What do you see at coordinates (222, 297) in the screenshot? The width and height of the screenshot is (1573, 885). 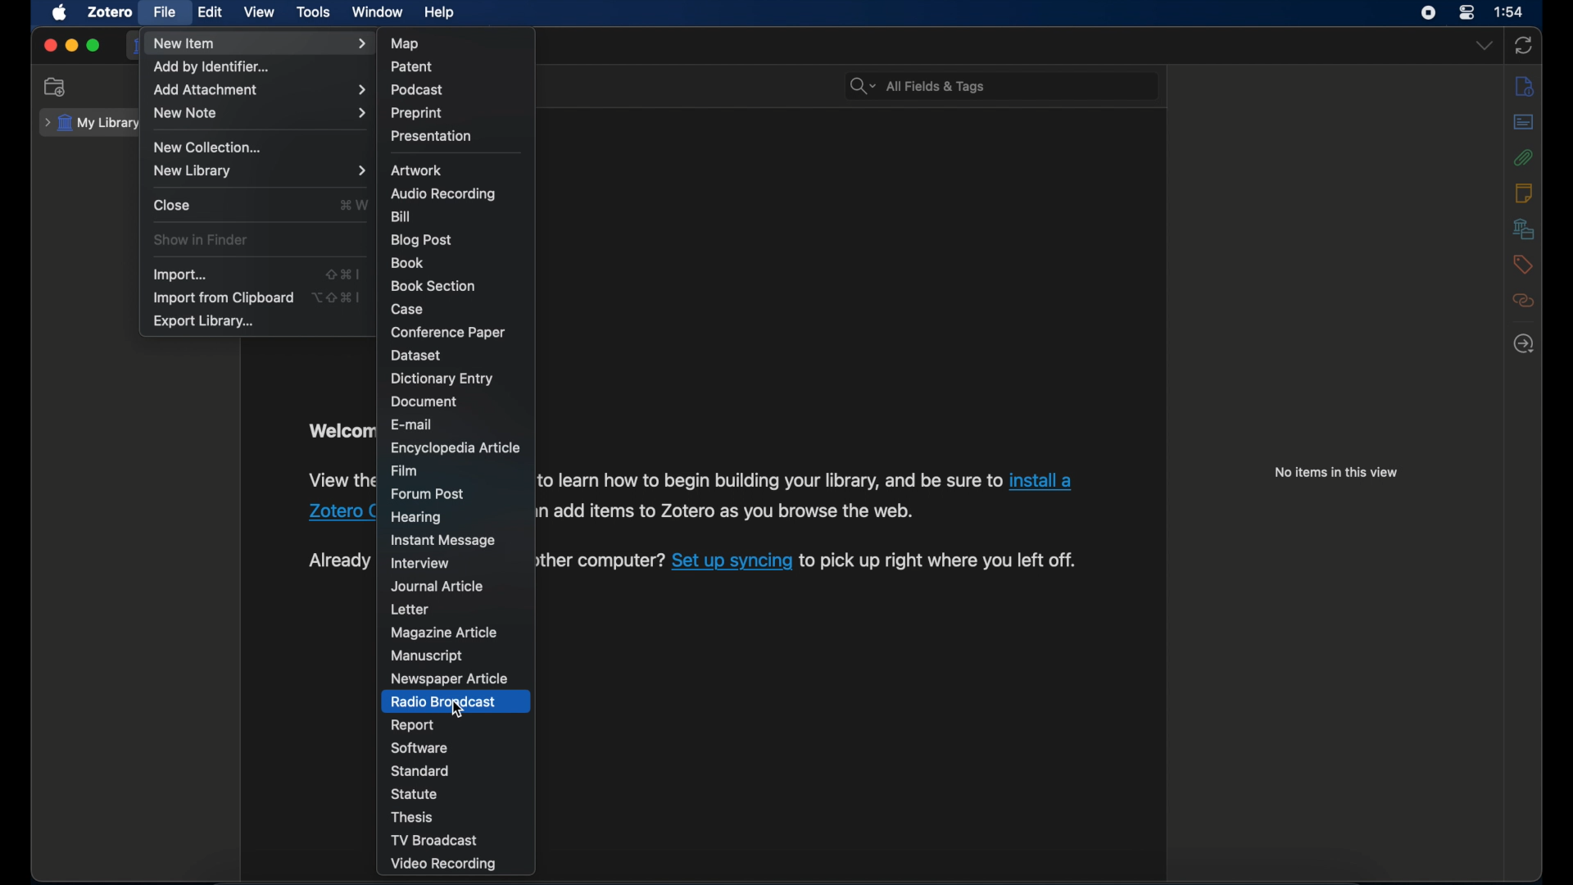 I see `import from clipboard` at bounding box center [222, 297].